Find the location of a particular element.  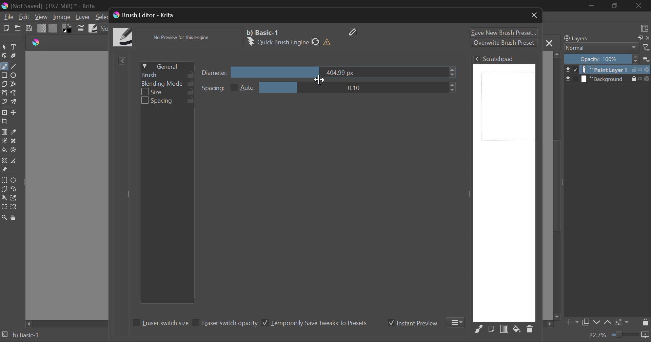

Measurement is located at coordinates (15, 161).